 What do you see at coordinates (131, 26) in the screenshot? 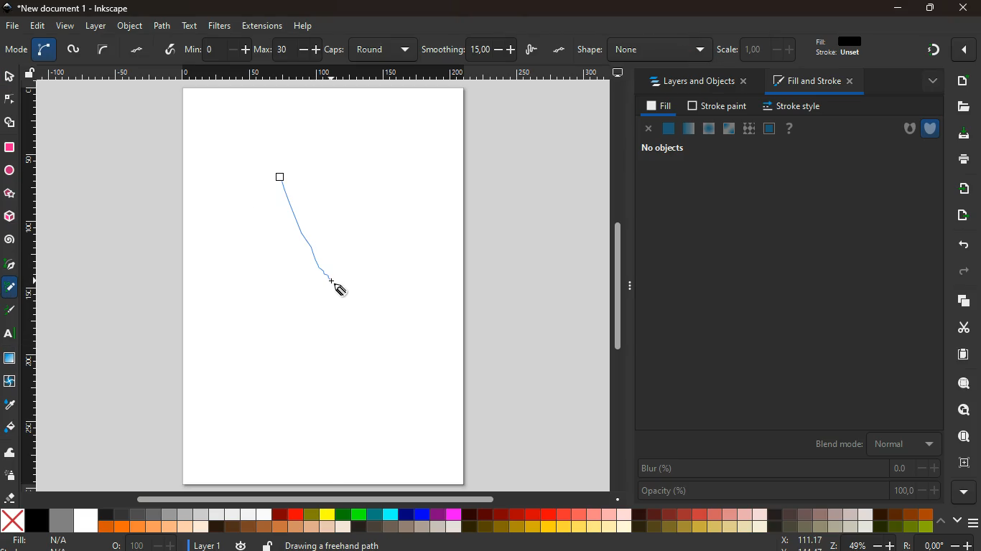
I see `object` at bounding box center [131, 26].